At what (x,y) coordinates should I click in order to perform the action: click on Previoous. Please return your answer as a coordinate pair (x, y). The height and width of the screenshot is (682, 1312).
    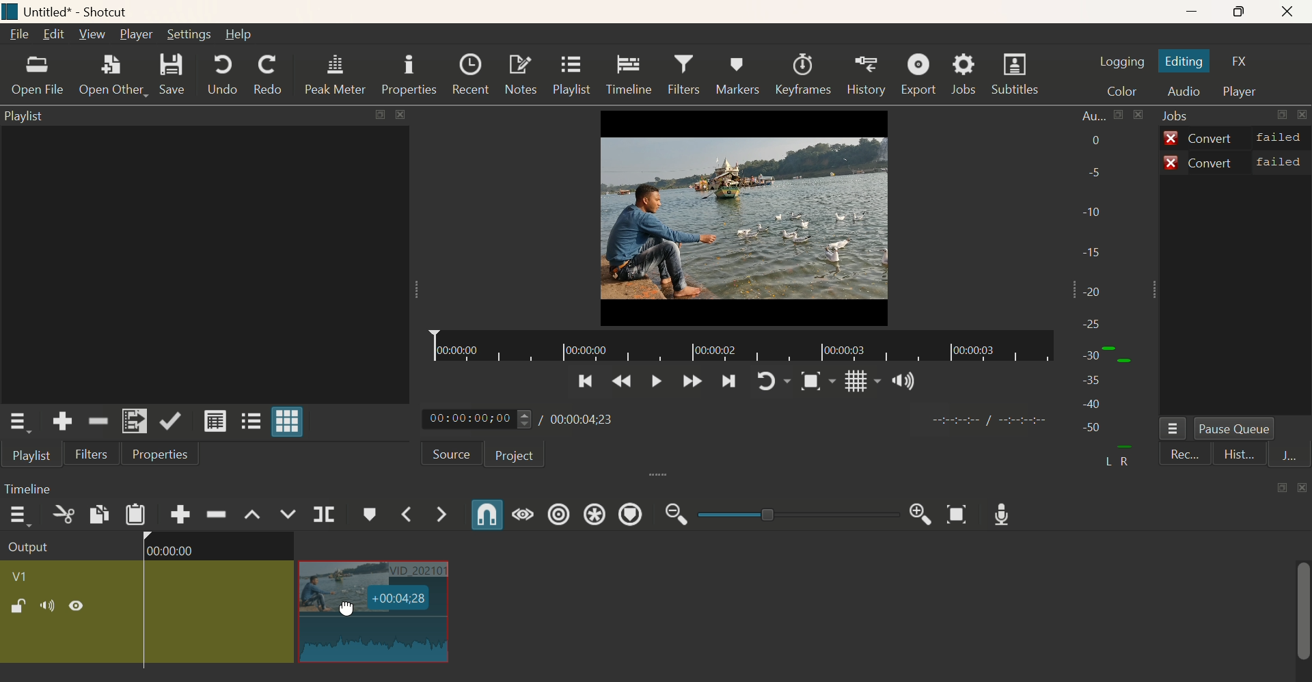
    Looking at the image, I should click on (585, 385).